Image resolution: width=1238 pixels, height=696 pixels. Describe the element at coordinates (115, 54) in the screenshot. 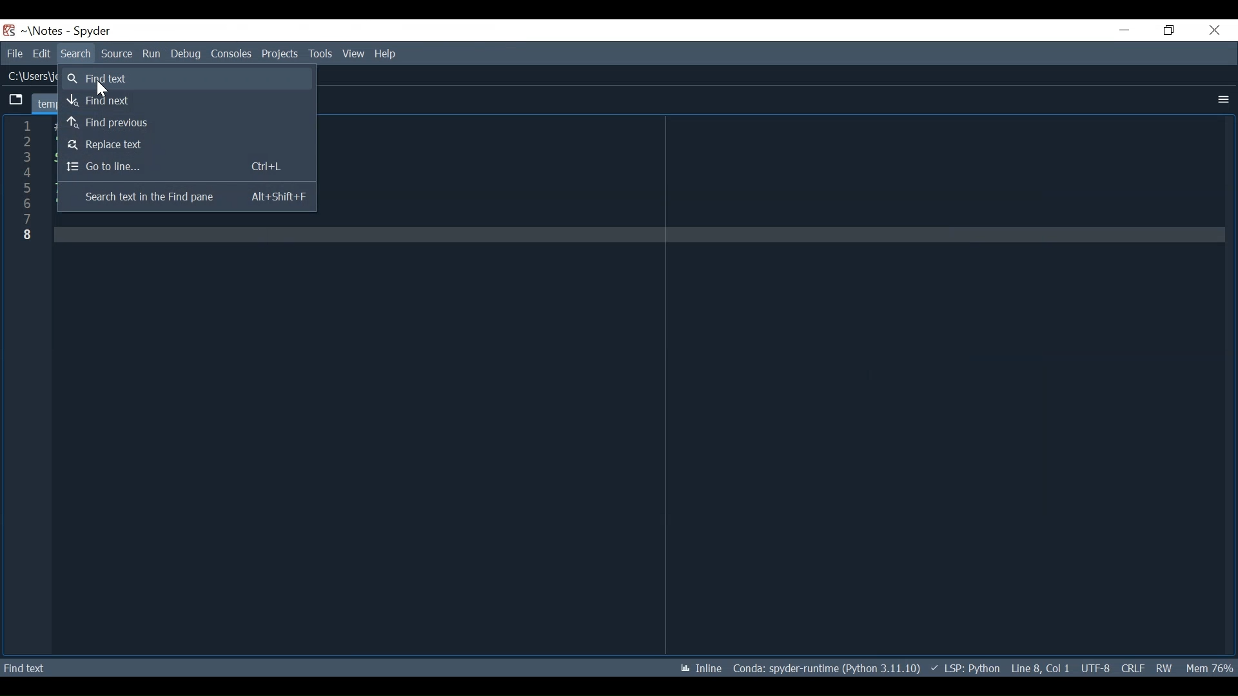

I see `Source` at that location.